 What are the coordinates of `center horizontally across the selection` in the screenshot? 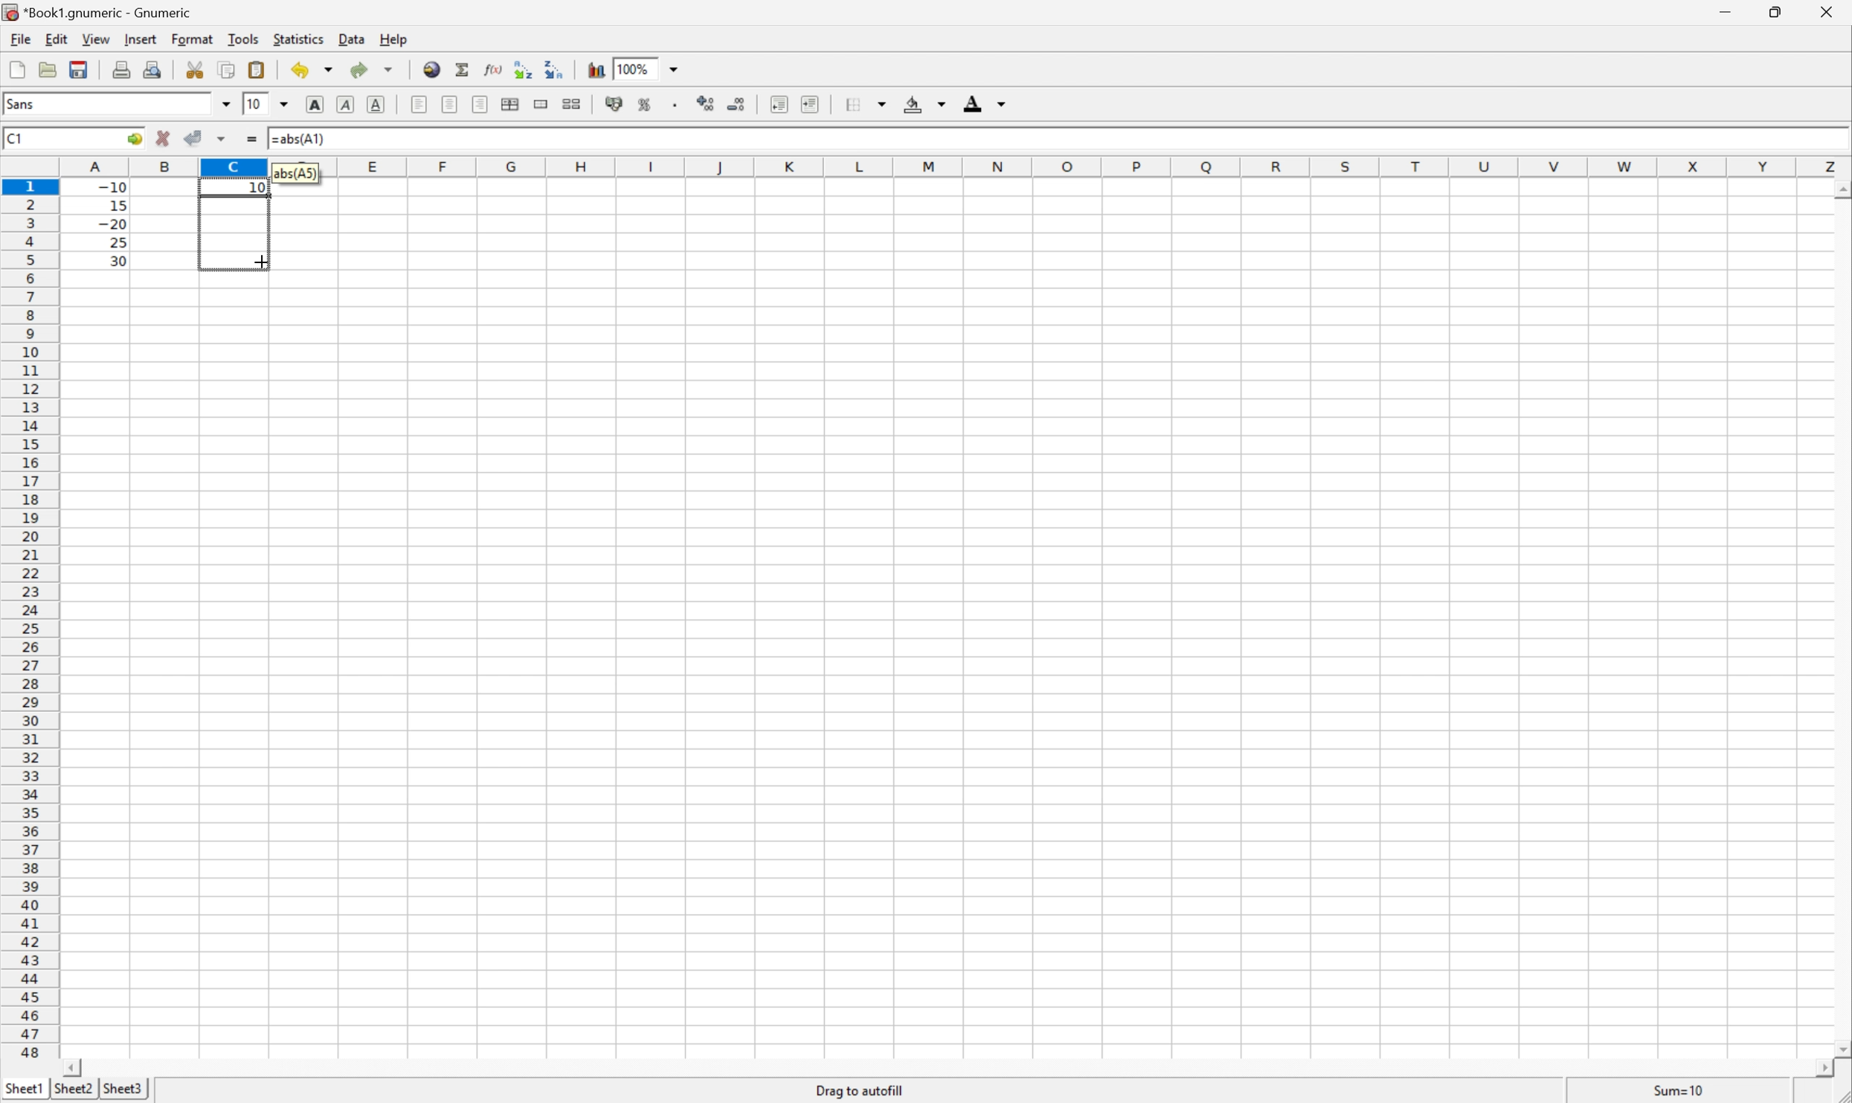 It's located at (512, 105).